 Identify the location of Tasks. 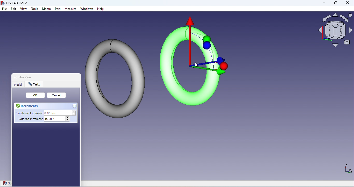
(35, 84).